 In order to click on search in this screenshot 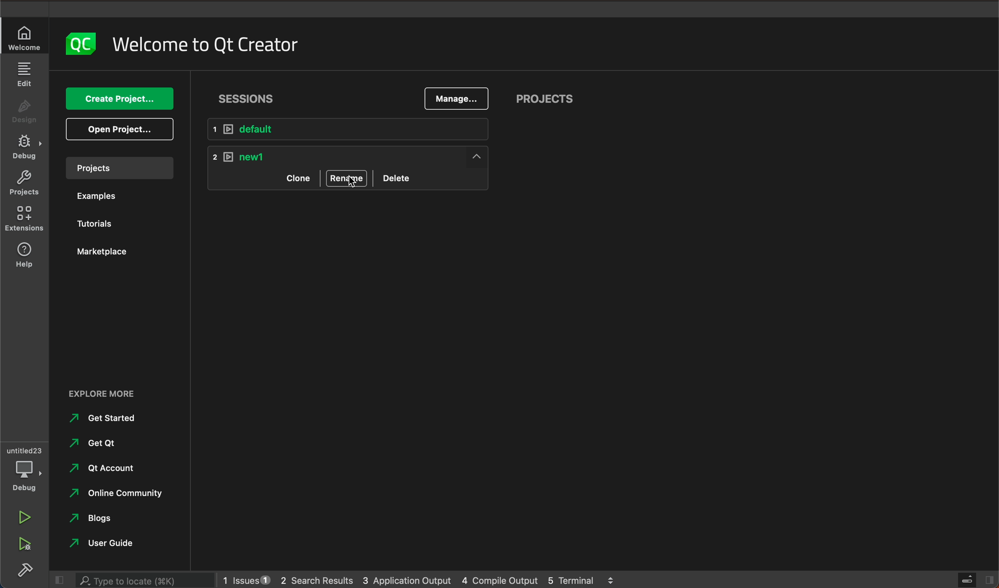, I will do `click(143, 581)`.